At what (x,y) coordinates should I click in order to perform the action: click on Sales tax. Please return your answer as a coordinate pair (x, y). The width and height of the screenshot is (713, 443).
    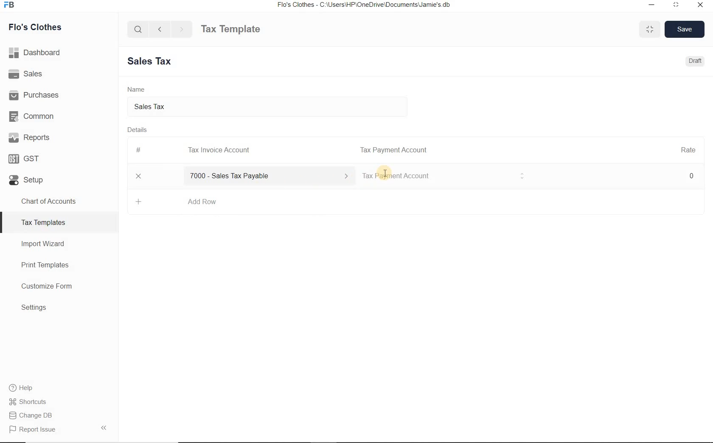
    Looking at the image, I should click on (271, 109).